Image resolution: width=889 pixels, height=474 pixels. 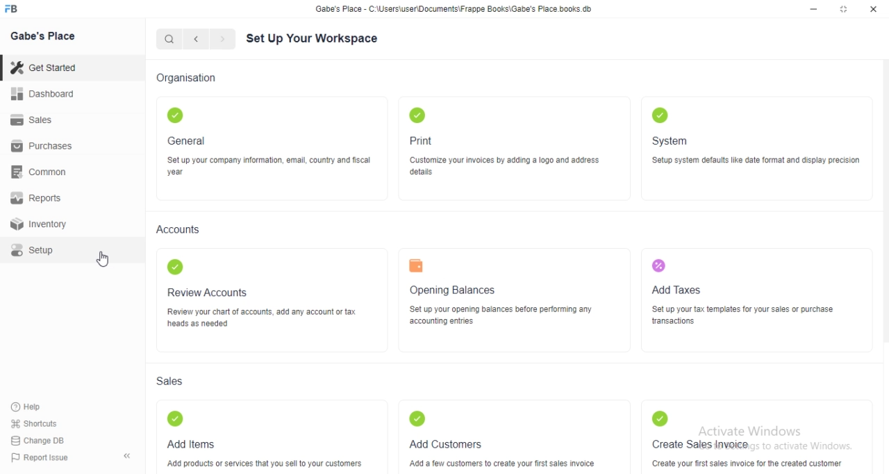 What do you see at coordinates (37, 405) in the screenshot?
I see `?Help` at bounding box center [37, 405].